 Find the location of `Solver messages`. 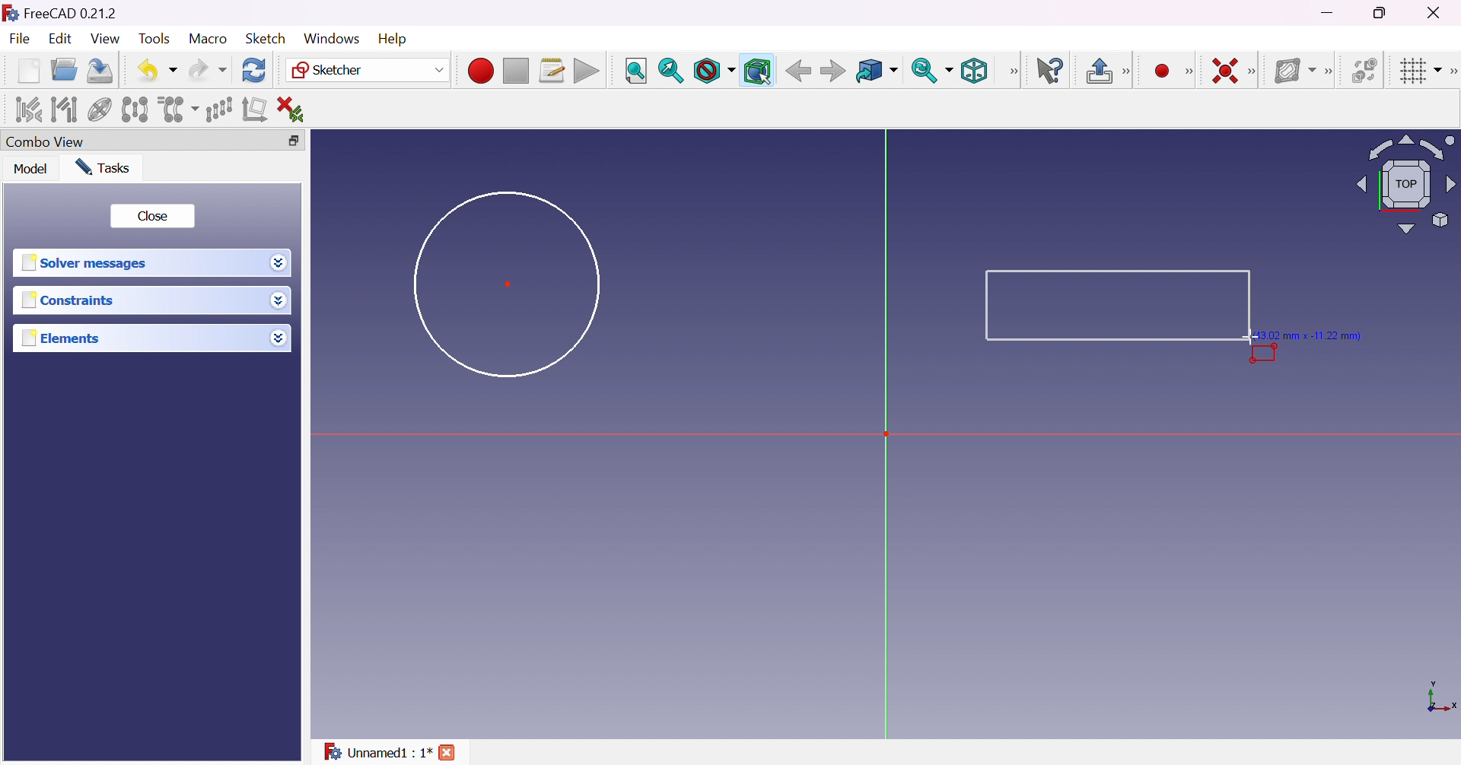

Solver messages is located at coordinates (84, 263).